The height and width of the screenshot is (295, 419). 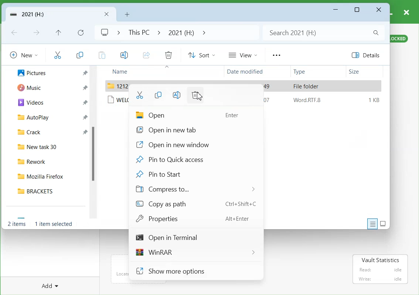 I want to click on Copy, so click(x=80, y=54).